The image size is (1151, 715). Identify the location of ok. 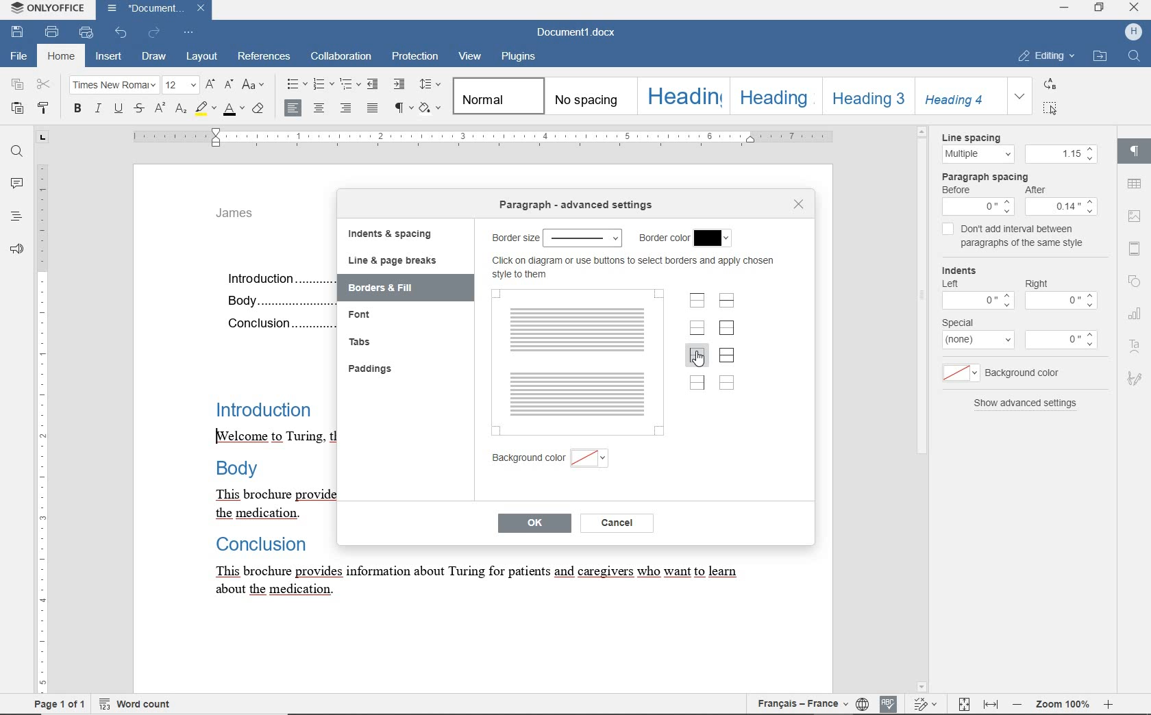
(534, 525).